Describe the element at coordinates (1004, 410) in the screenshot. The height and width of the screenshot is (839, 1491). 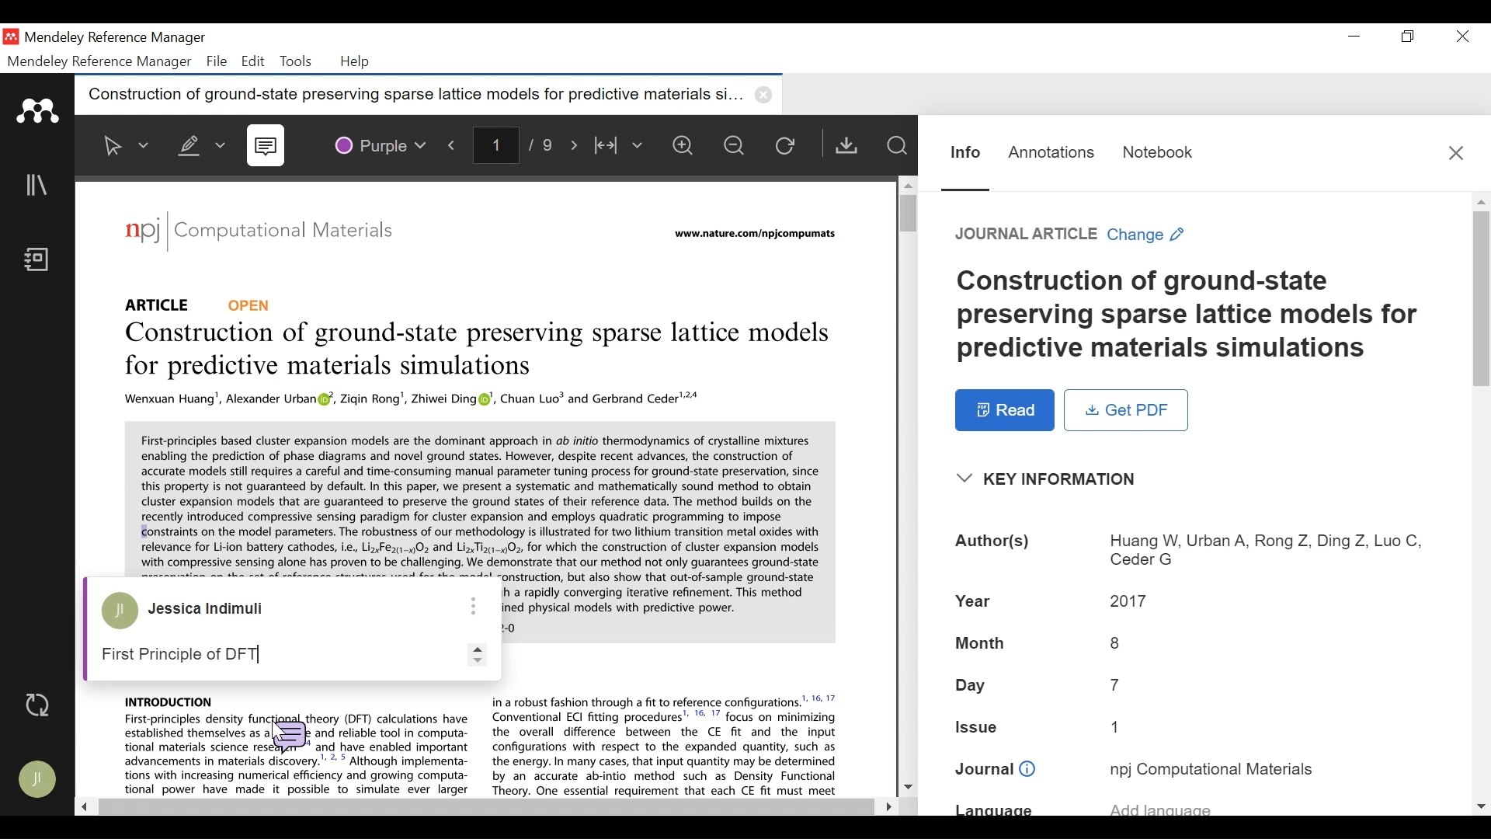
I see `Read` at that location.